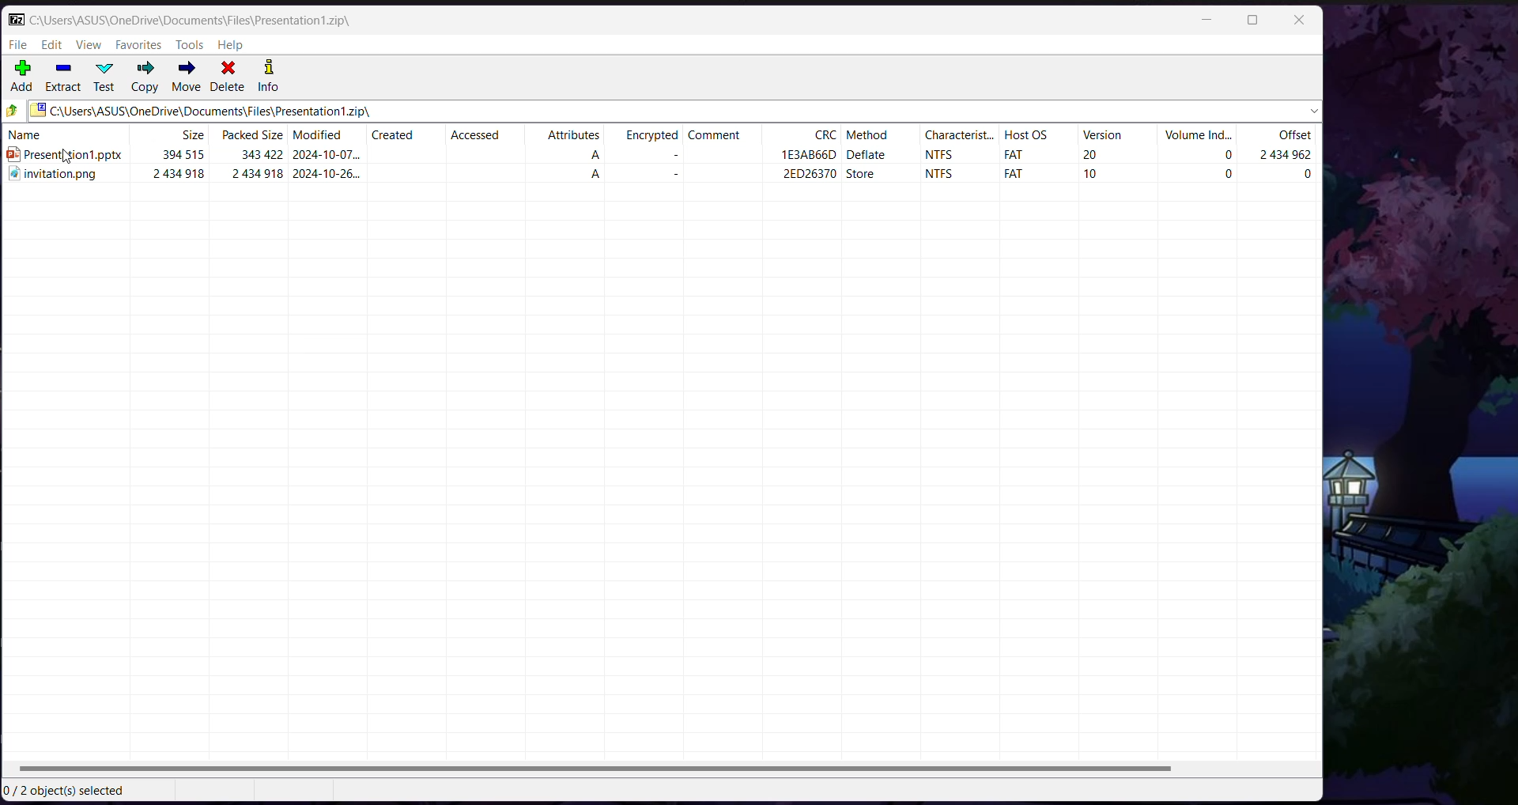 The image size is (1518, 805). What do you see at coordinates (867, 176) in the screenshot?
I see `store` at bounding box center [867, 176].